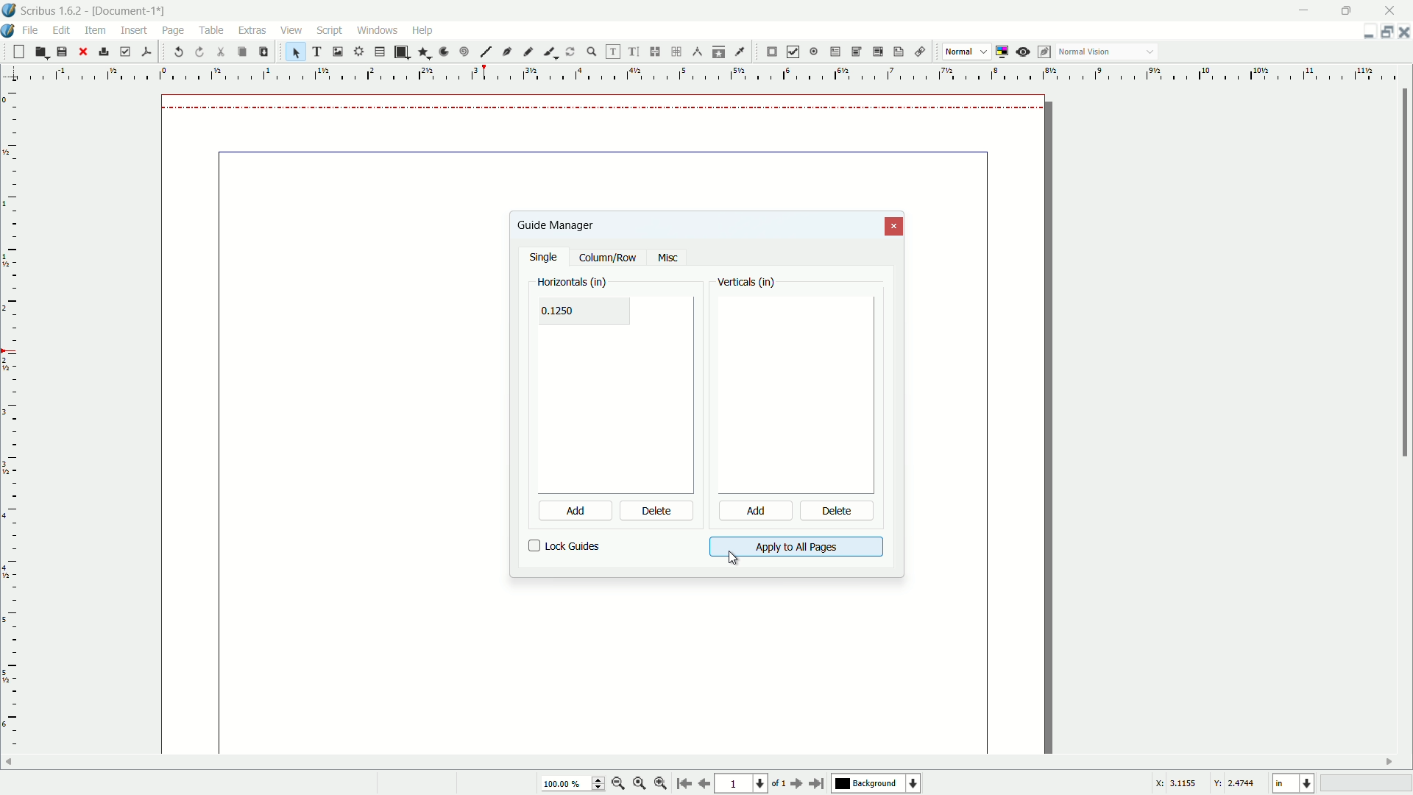 This screenshot has height=795, width=1413. Describe the element at coordinates (64, 29) in the screenshot. I see `edit menu` at that location.